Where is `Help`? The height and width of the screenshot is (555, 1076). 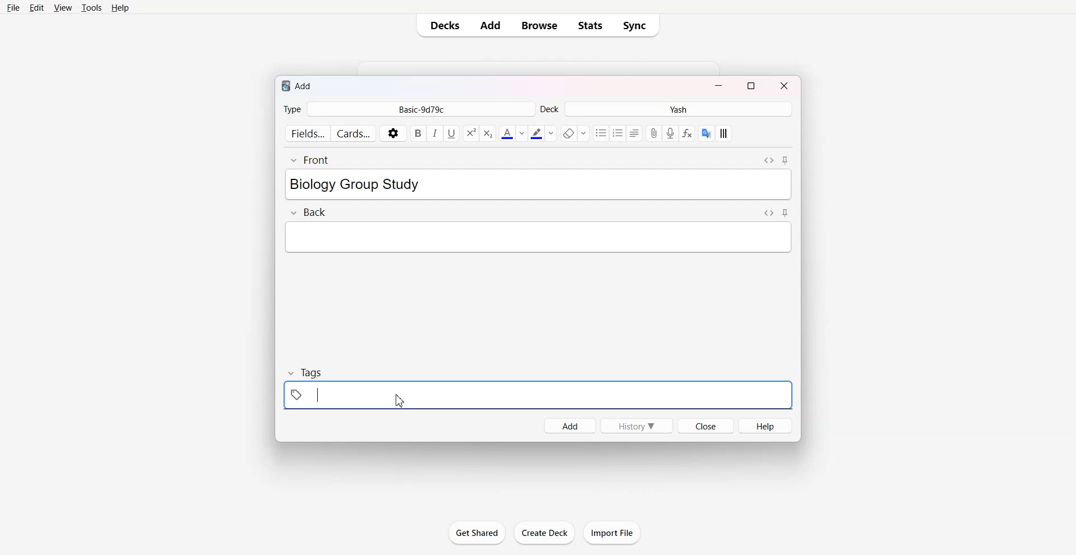 Help is located at coordinates (122, 8).